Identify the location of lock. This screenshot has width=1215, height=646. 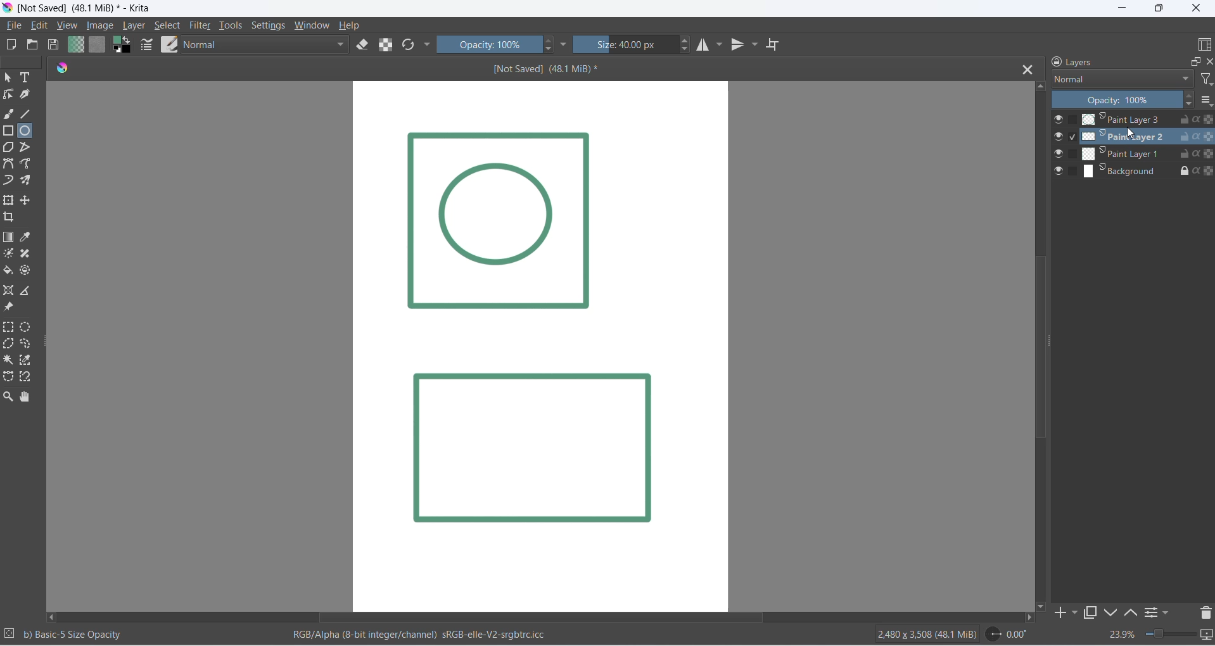
(1182, 169).